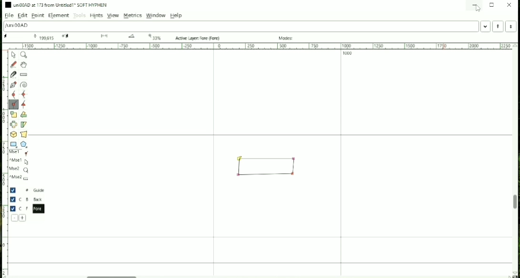  I want to click on Horizontal scrollbar, so click(114, 275).